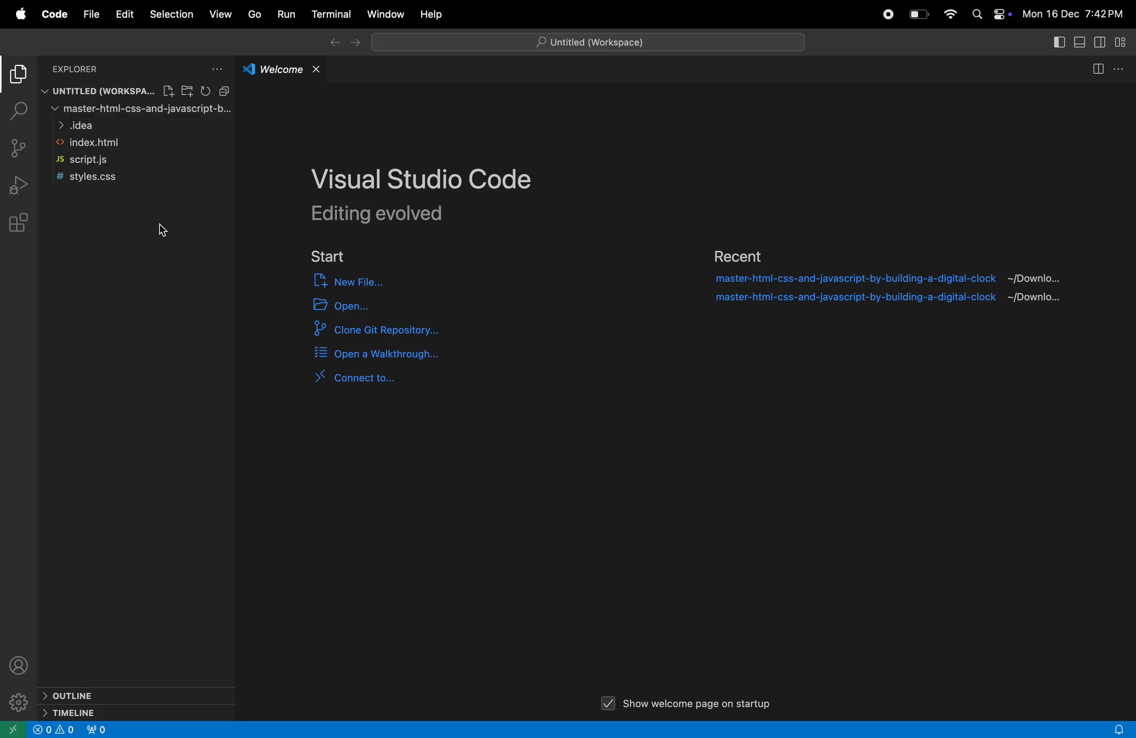 The width and height of the screenshot is (1136, 738). What do you see at coordinates (1001, 16) in the screenshot?
I see `apple widgets` at bounding box center [1001, 16].